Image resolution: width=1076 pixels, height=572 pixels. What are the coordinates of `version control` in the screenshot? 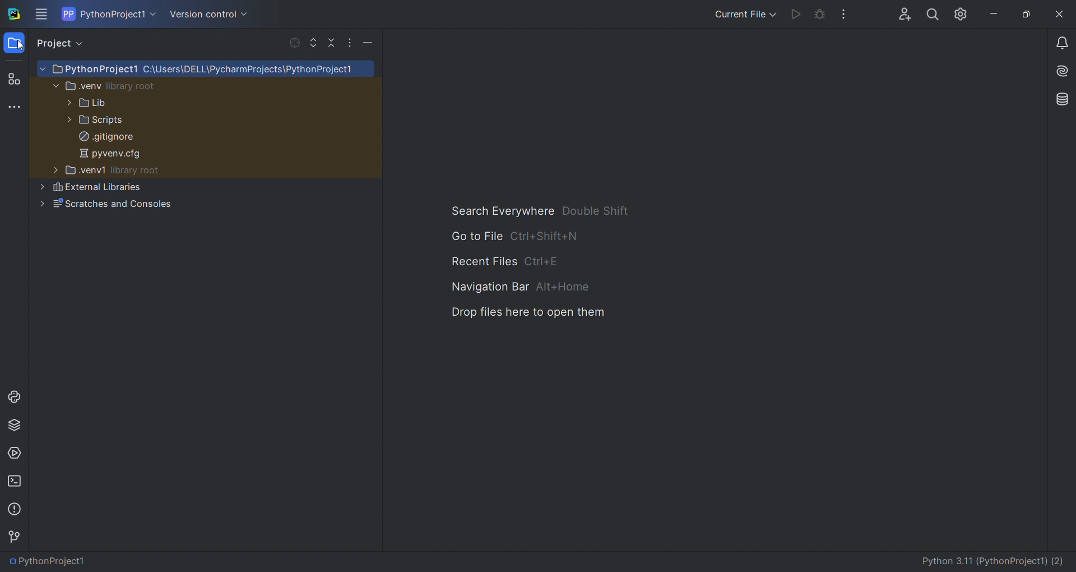 It's located at (16, 535).